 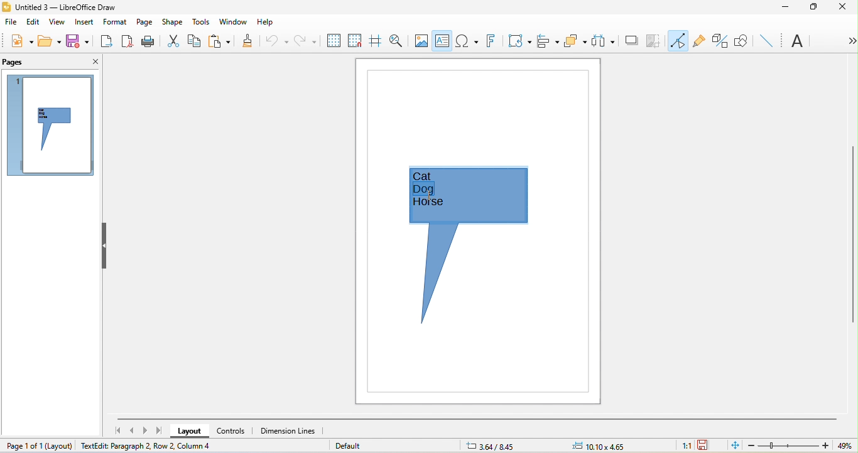 What do you see at coordinates (844, 444) in the screenshot?
I see `49%` at bounding box center [844, 444].